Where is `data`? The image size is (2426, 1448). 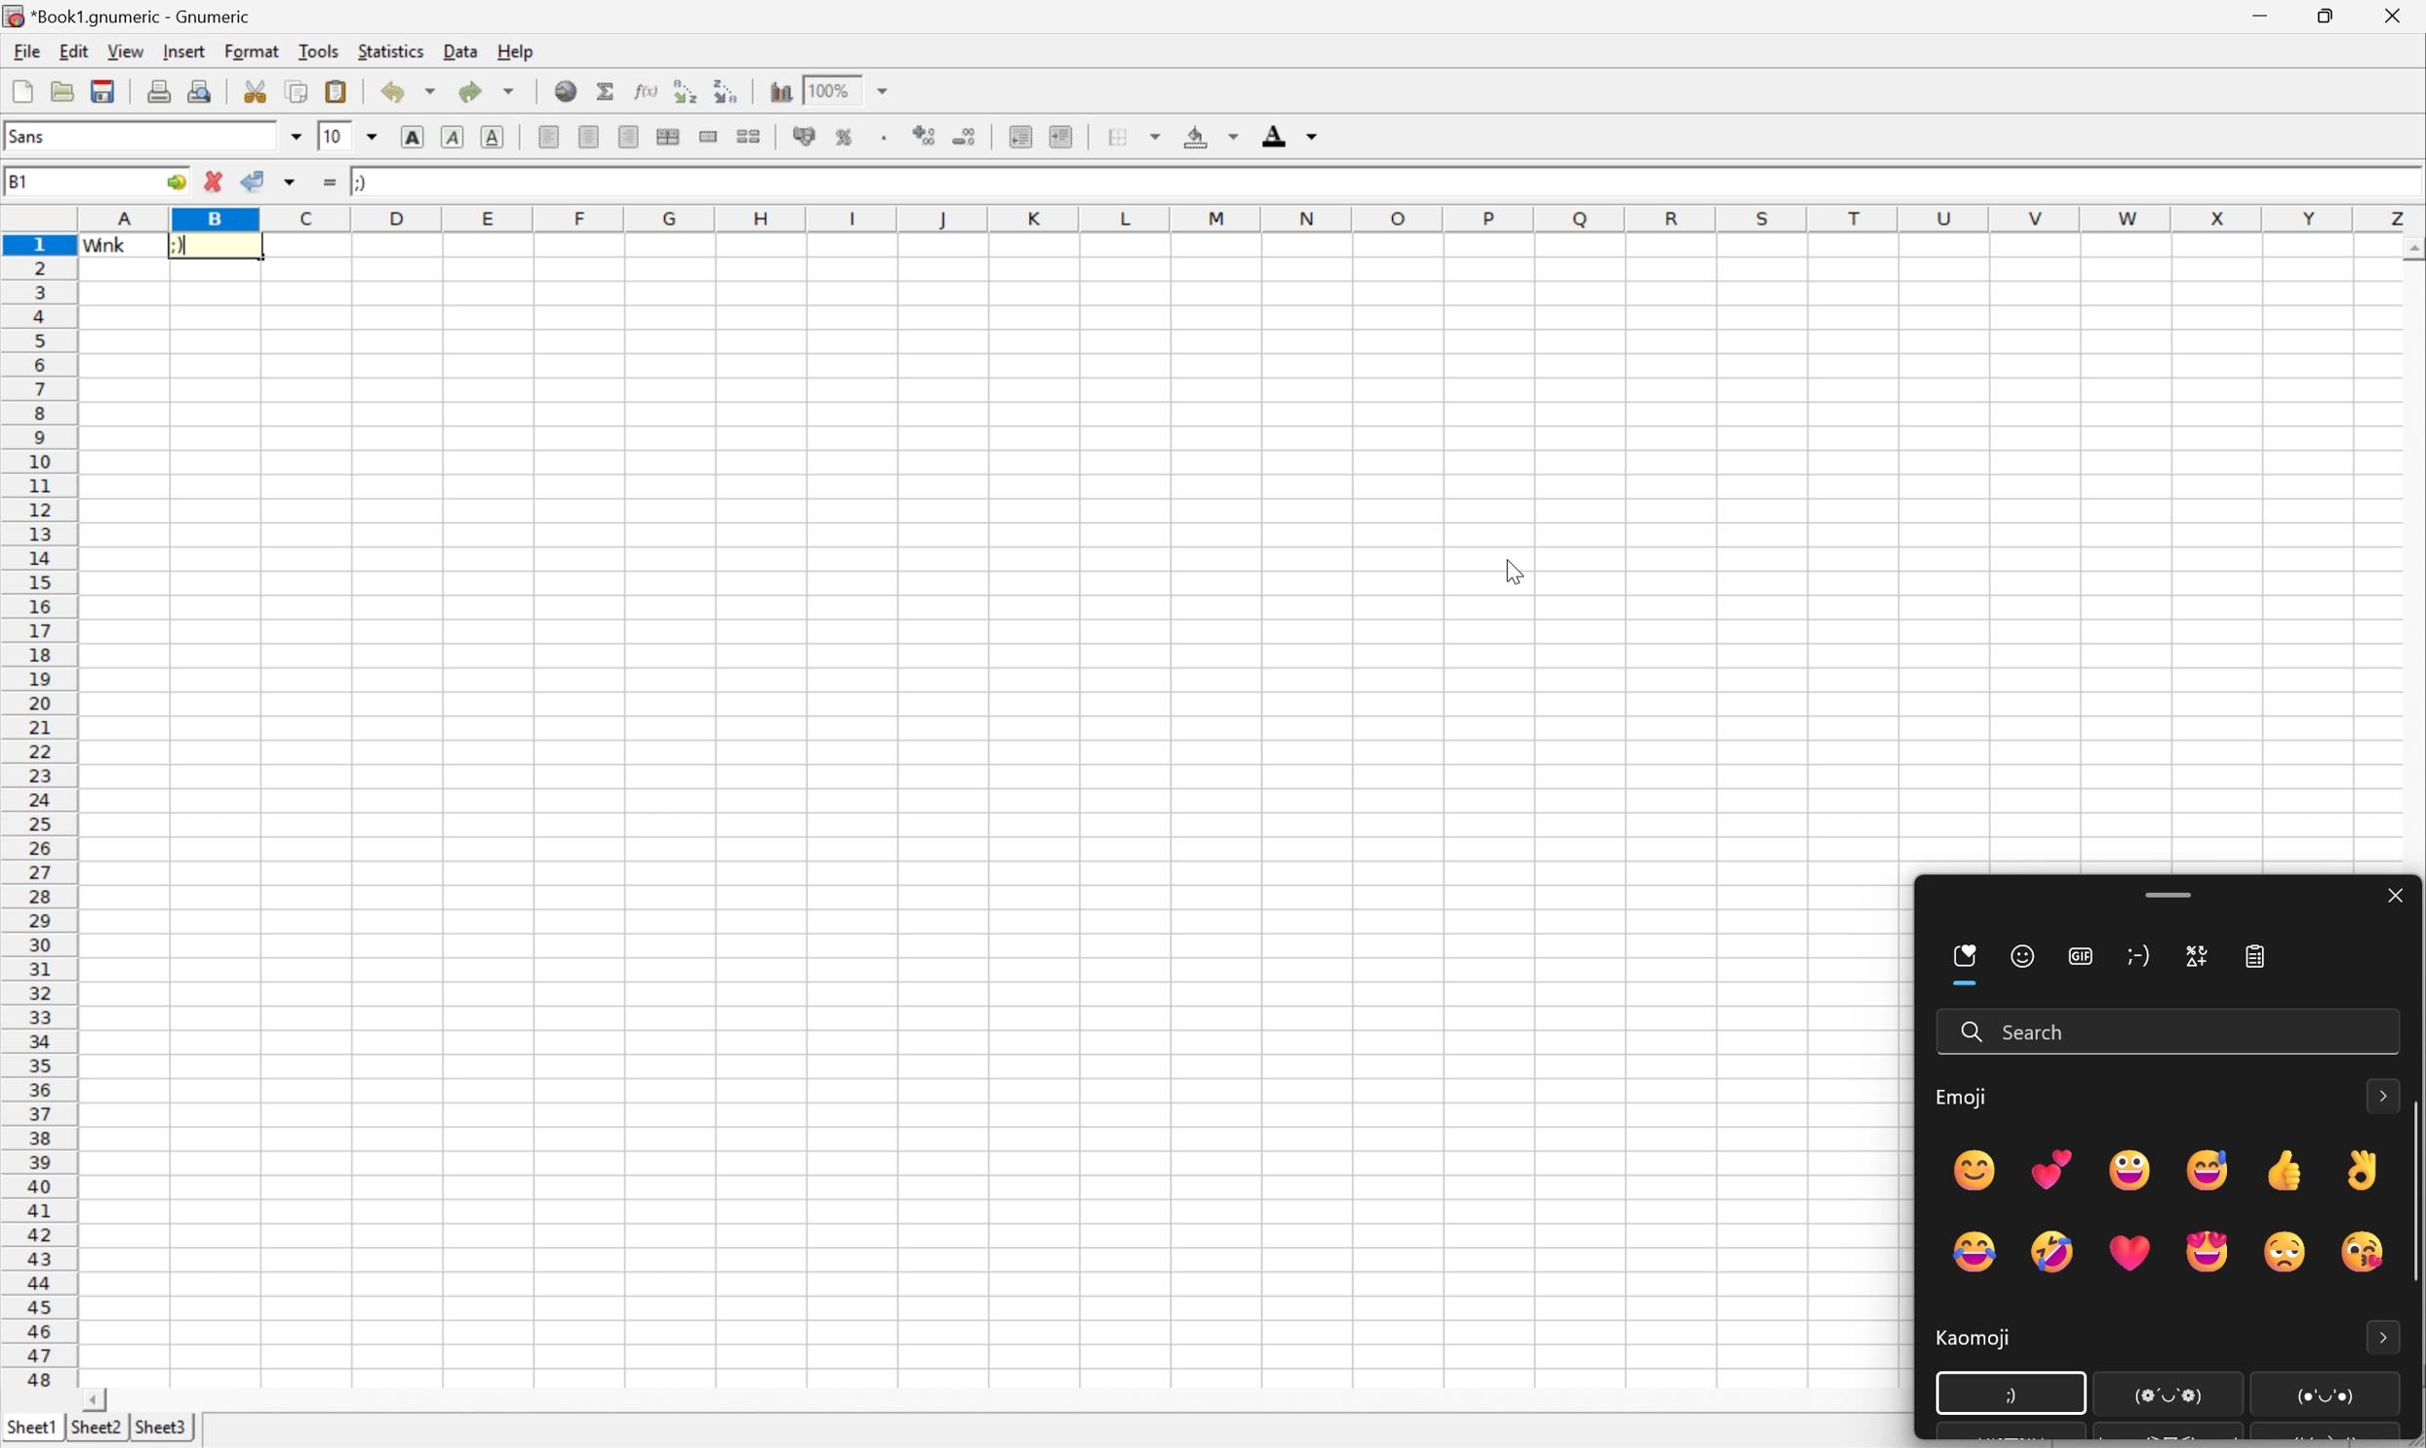
data is located at coordinates (458, 52).